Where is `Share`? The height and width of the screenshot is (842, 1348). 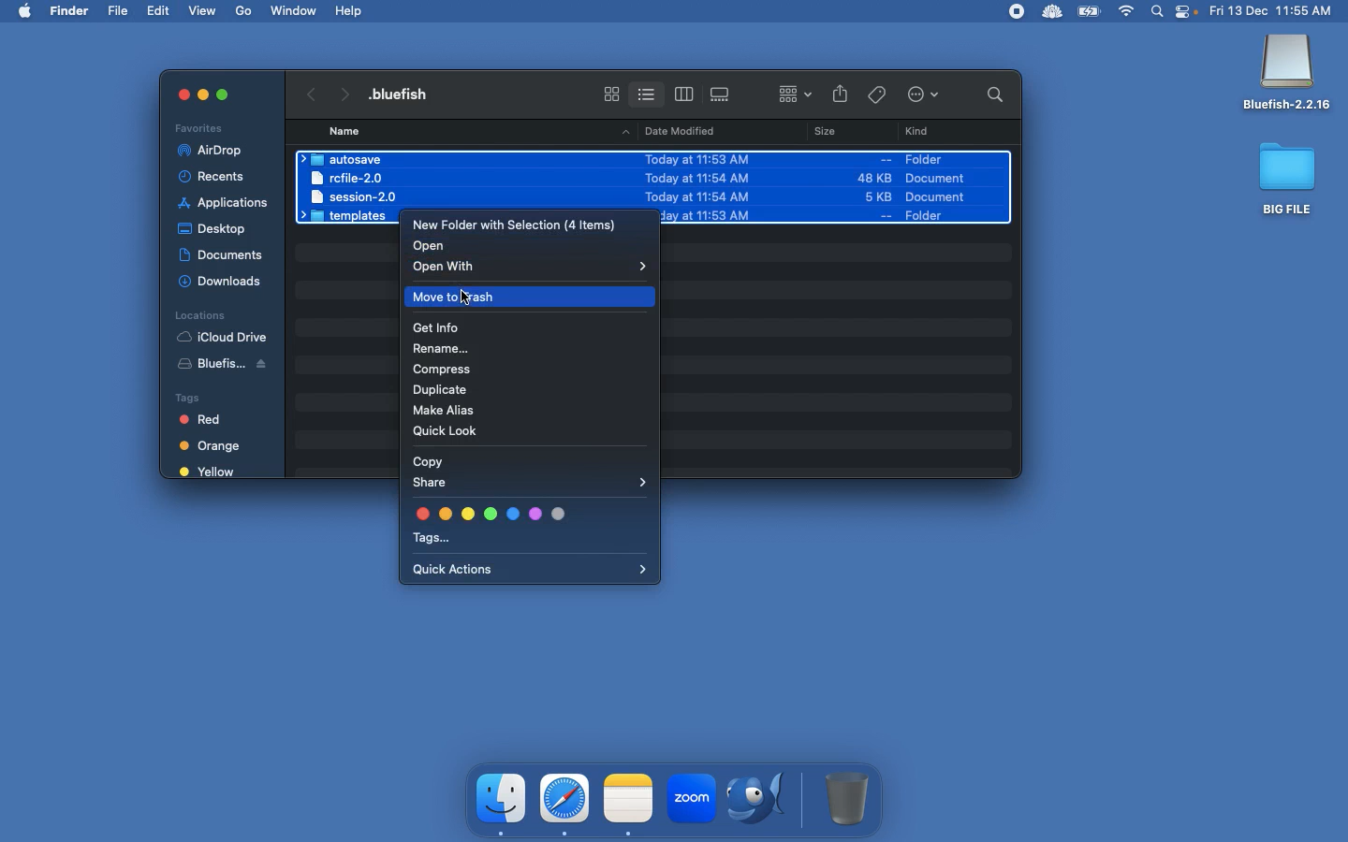 Share is located at coordinates (535, 485).